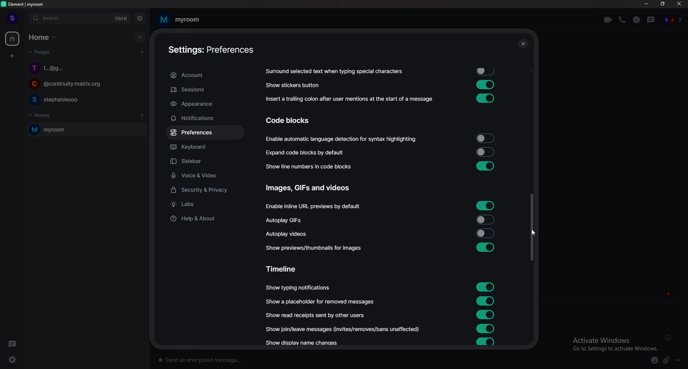  Describe the element at coordinates (288, 220) in the screenshot. I see `autoplay gifs` at that location.